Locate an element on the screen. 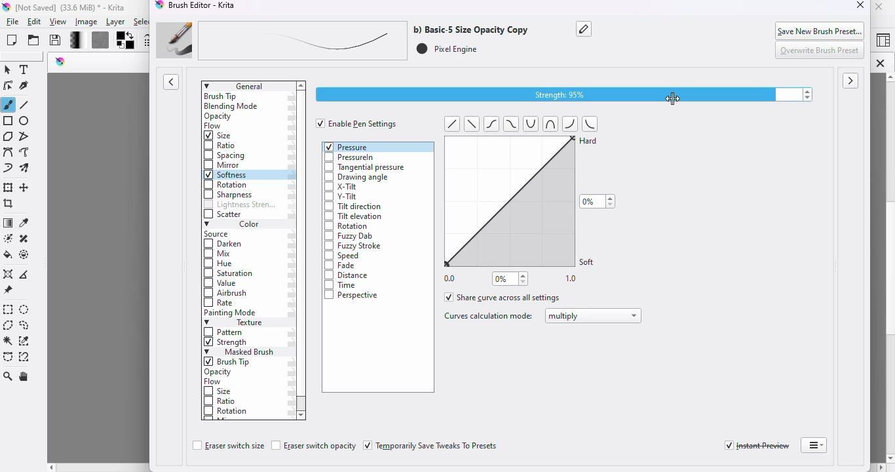  0%  is located at coordinates (598, 201).